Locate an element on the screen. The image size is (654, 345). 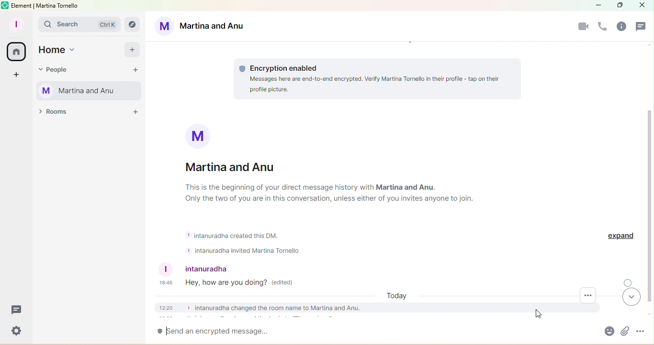
Threads is located at coordinates (642, 27).